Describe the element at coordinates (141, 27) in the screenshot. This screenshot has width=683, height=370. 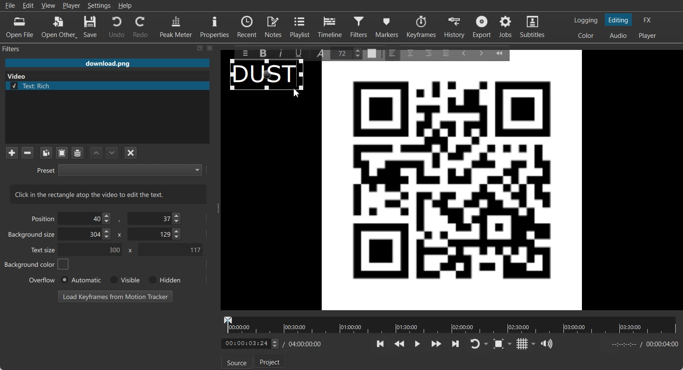
I see `Redo` at that location.